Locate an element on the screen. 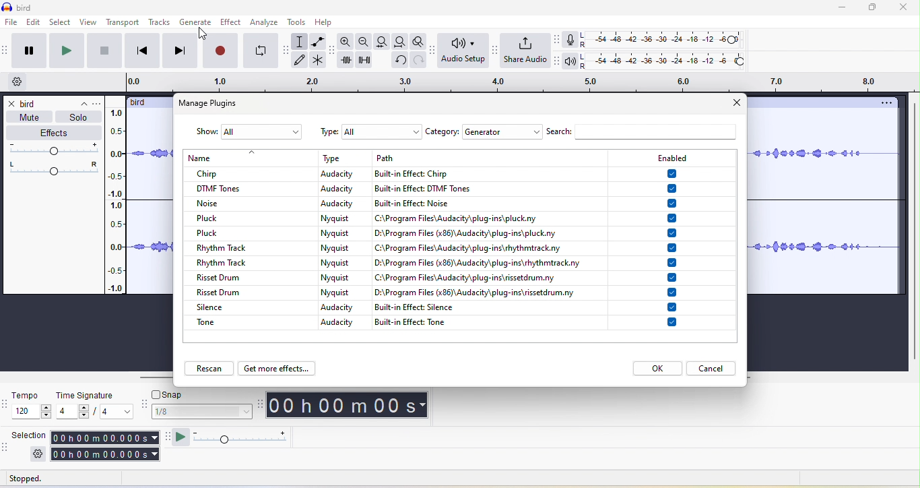 The image size is (920, 488). undo is located at coordinates (399, 60).